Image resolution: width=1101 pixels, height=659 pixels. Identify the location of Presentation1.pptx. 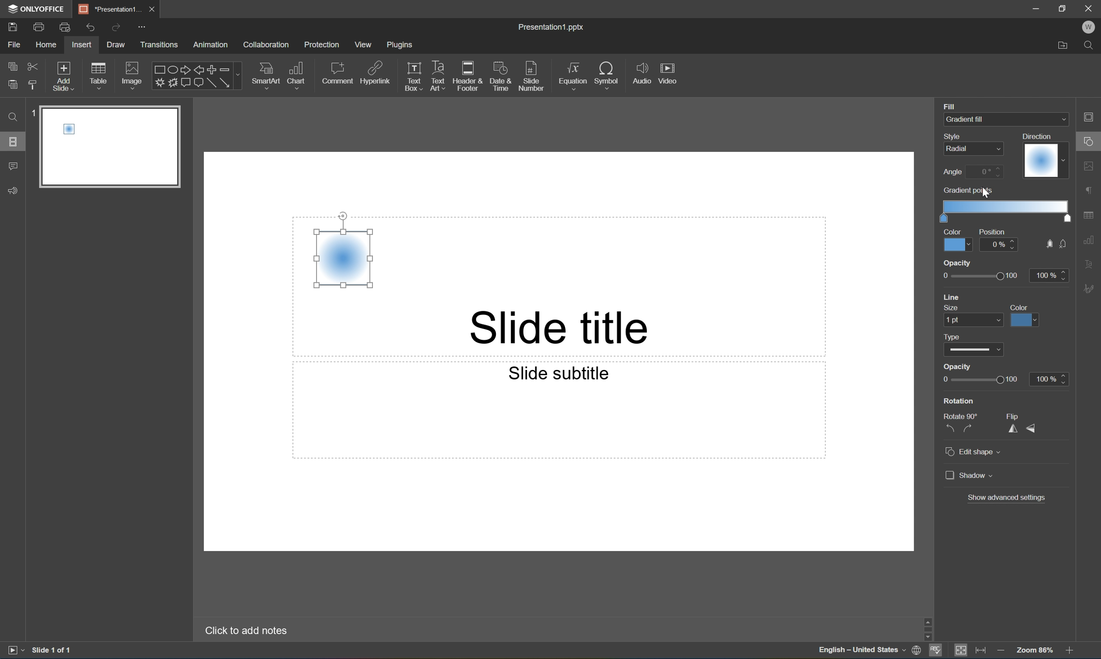
(553, 28).